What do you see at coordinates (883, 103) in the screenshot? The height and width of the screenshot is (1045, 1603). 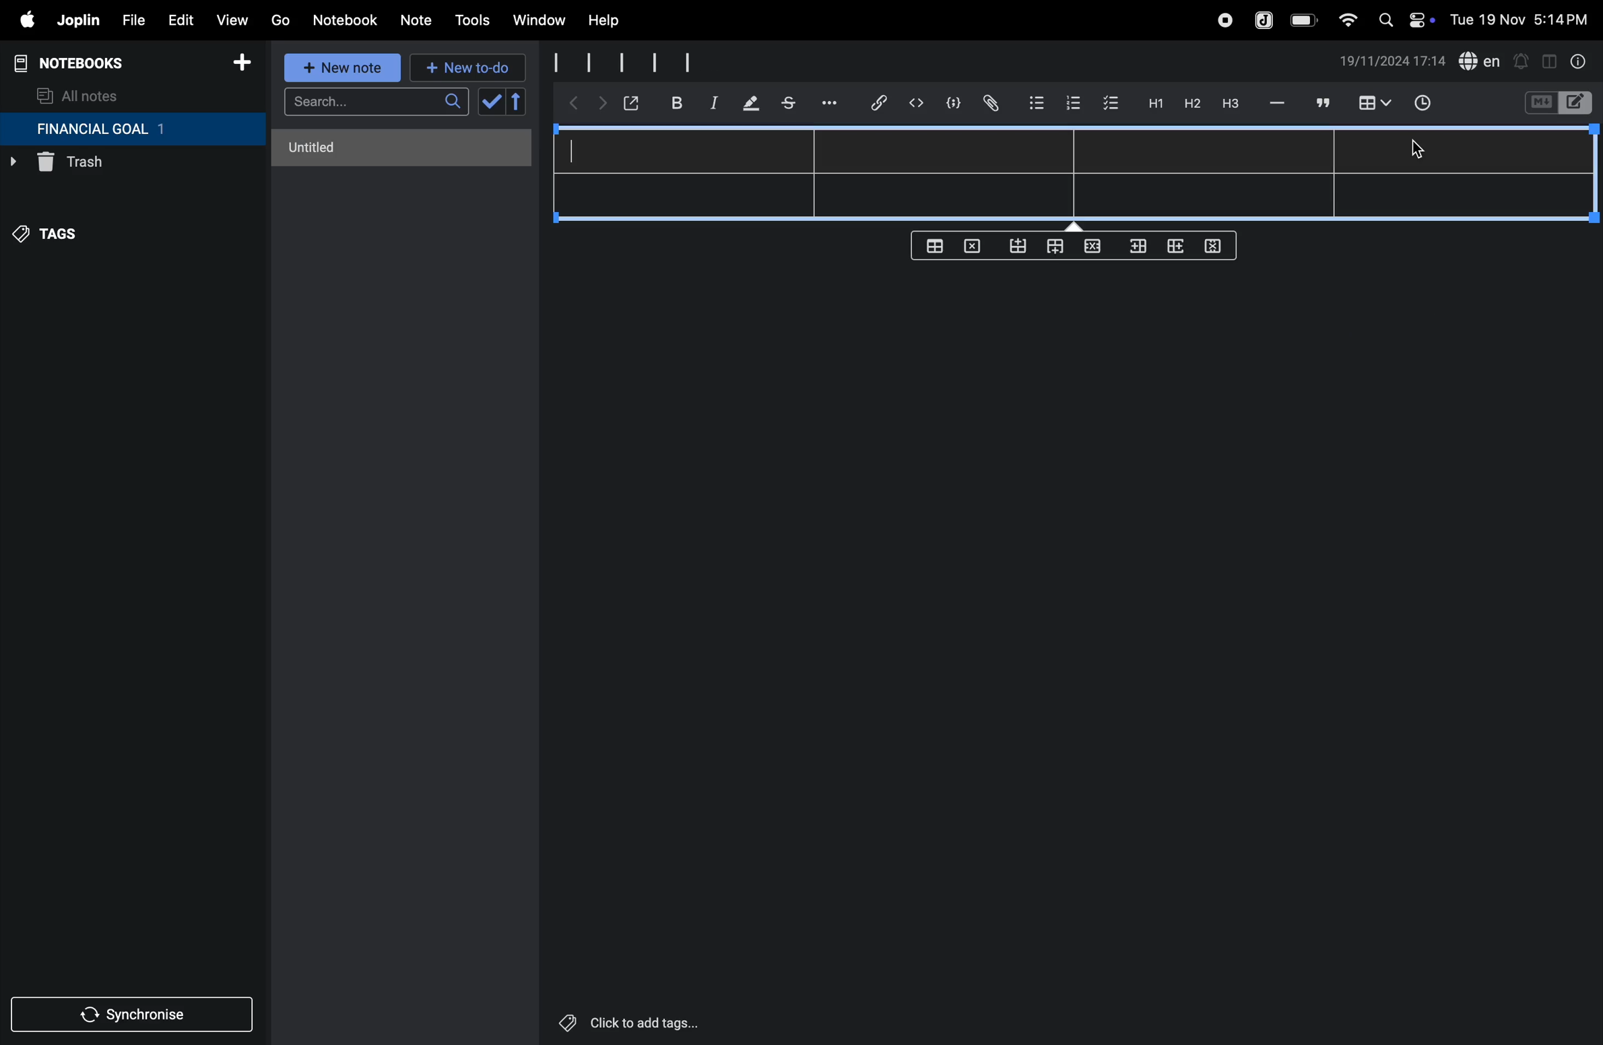 I see `hyper link` at bounding box center [883, 103].